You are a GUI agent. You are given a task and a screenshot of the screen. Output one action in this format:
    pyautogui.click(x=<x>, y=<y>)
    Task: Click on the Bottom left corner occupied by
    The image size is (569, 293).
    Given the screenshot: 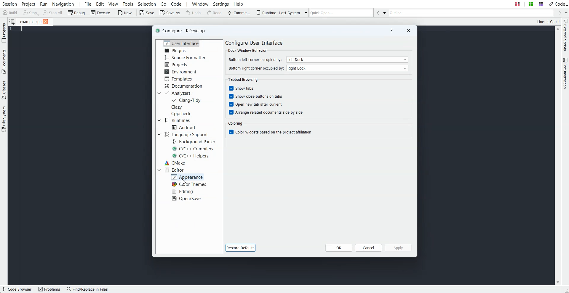 What is the action you would take?
    pyautogui.click(x=255, y=59)
    